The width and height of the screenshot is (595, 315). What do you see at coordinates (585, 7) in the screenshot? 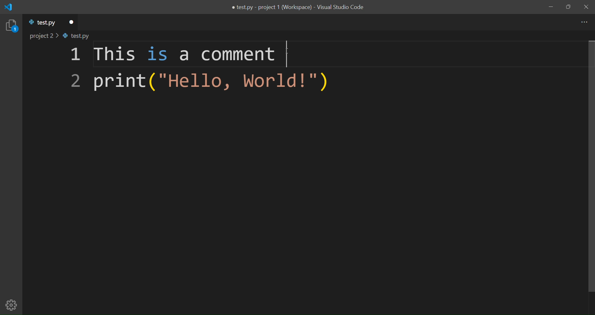
I see `close` at bounding box center [585, 7].